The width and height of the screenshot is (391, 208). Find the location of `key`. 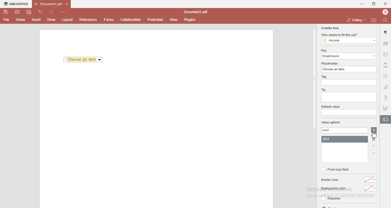

key is located at coordinates (324, 50).